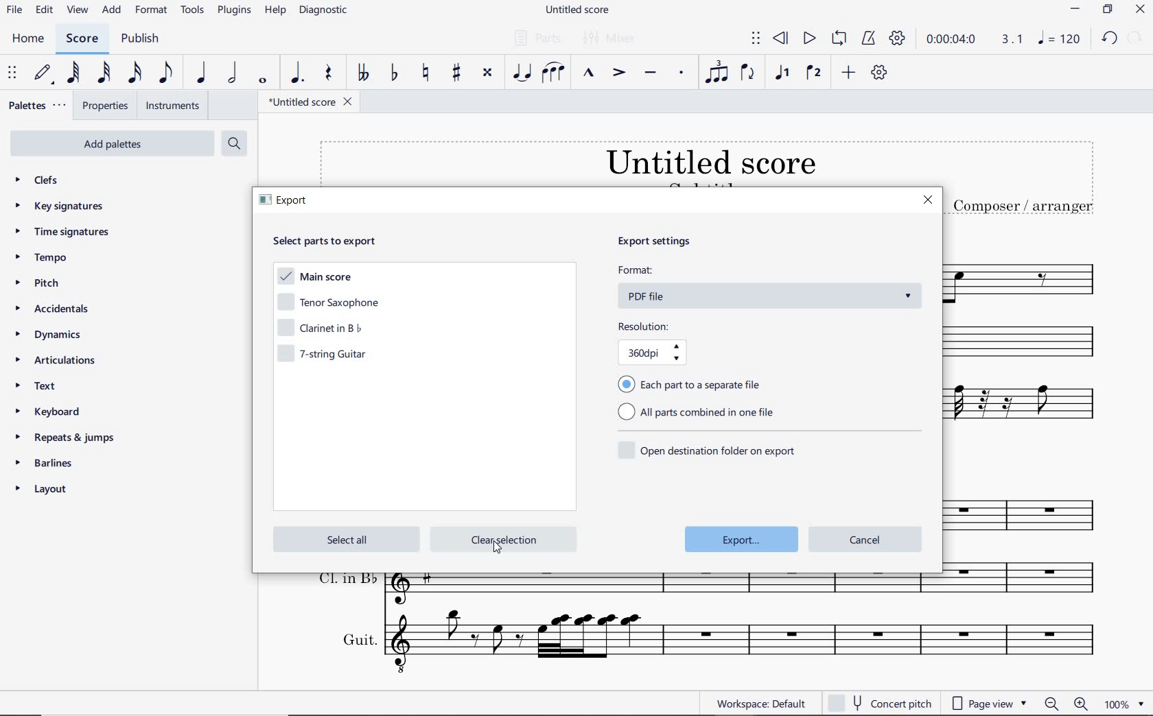 The width and height of the screenshot is (1153, 716). What do you see at coordinates (68, 438) in the screenshot?
I see `repeats & jumps` at bounding box center [68, 438].